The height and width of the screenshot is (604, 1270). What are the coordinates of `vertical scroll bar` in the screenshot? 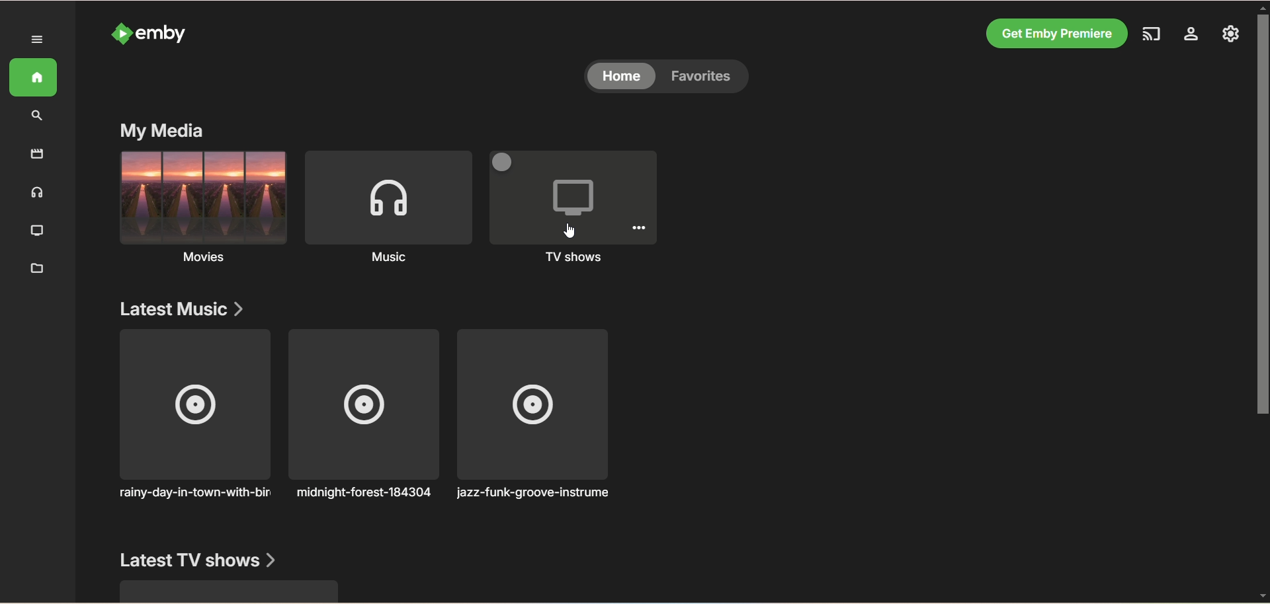 It's located at (1262, 302).